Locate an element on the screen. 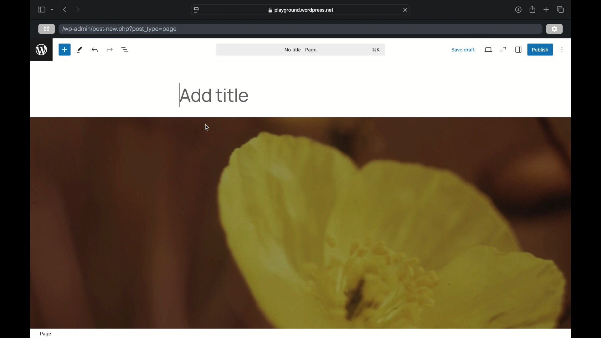  previous page is located at coordinates (64, 9).